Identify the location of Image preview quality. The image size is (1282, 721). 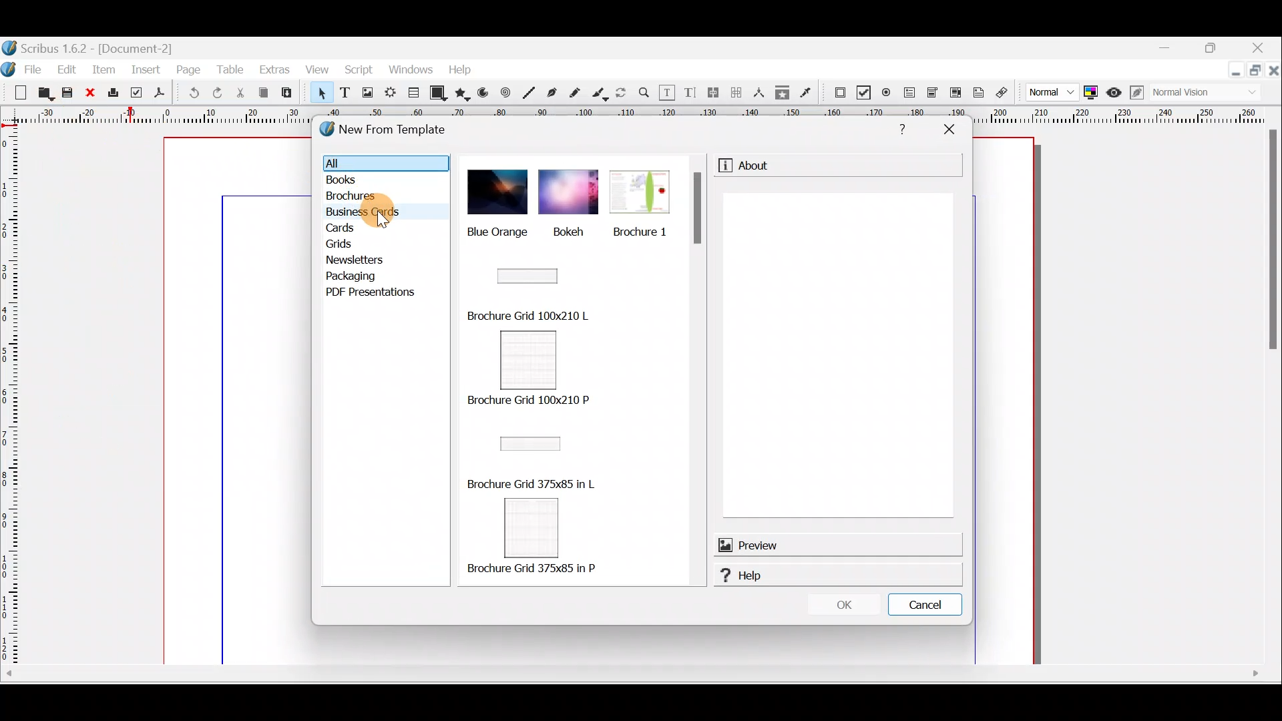
(1045, 93).